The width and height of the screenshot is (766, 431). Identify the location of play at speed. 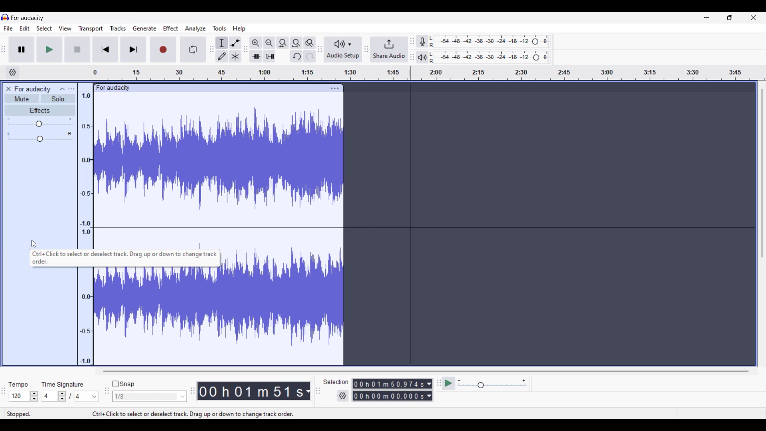
(449, 383).